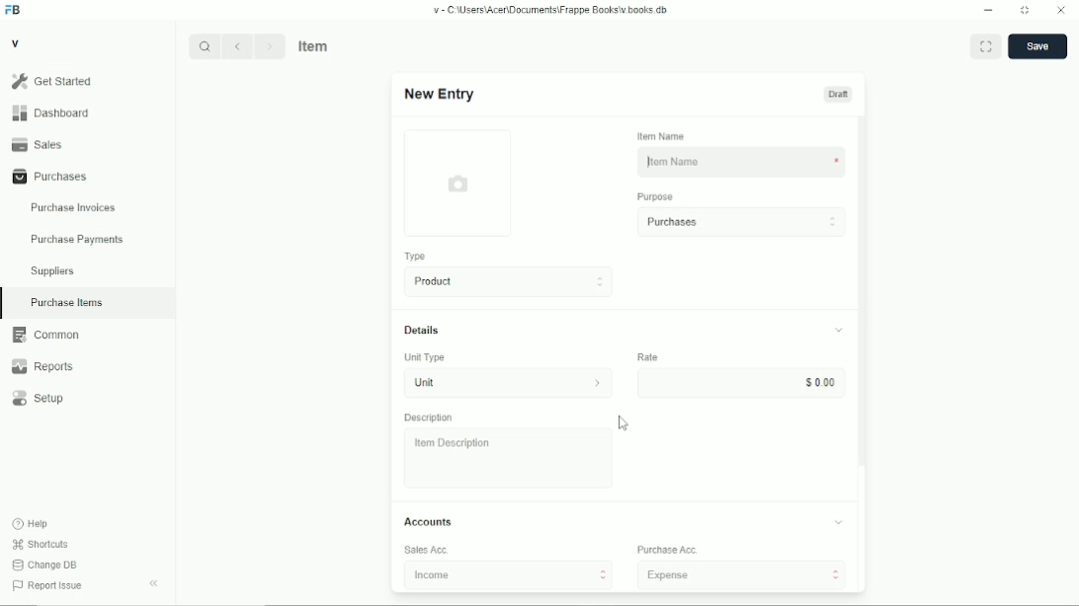 This screenshot has height=606, width=1079. Describe the element at coordinates (839, 522) in the screenshot. I see `toggle expand/collapse` at that location.